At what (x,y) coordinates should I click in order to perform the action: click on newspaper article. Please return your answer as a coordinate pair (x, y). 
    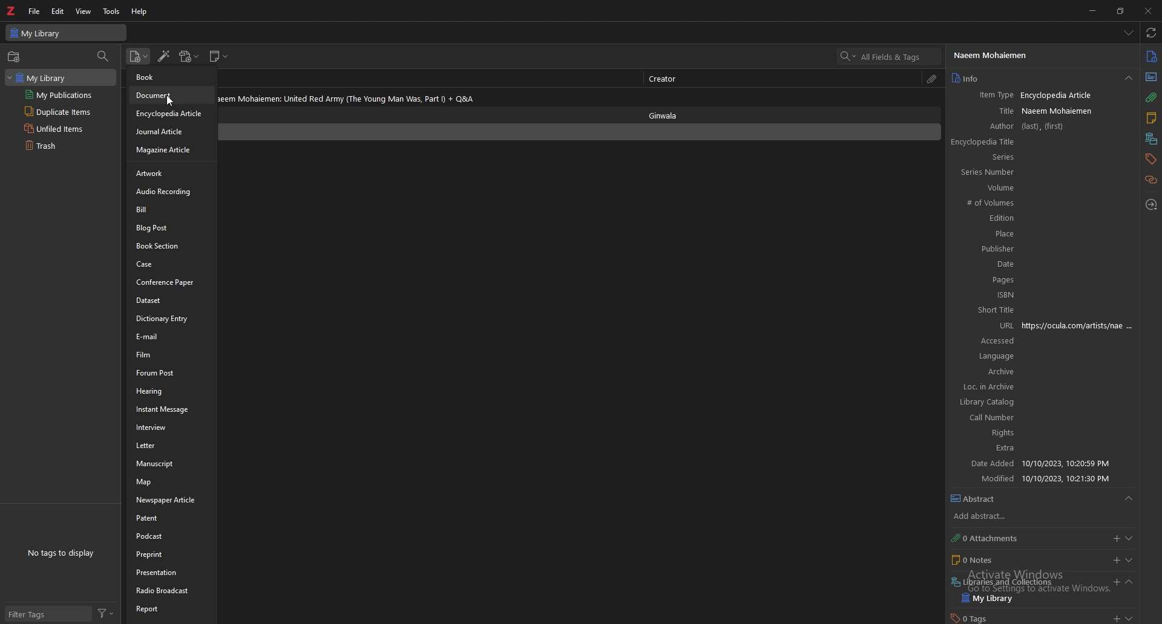
    Looking at the image, I should click on (171, 501).